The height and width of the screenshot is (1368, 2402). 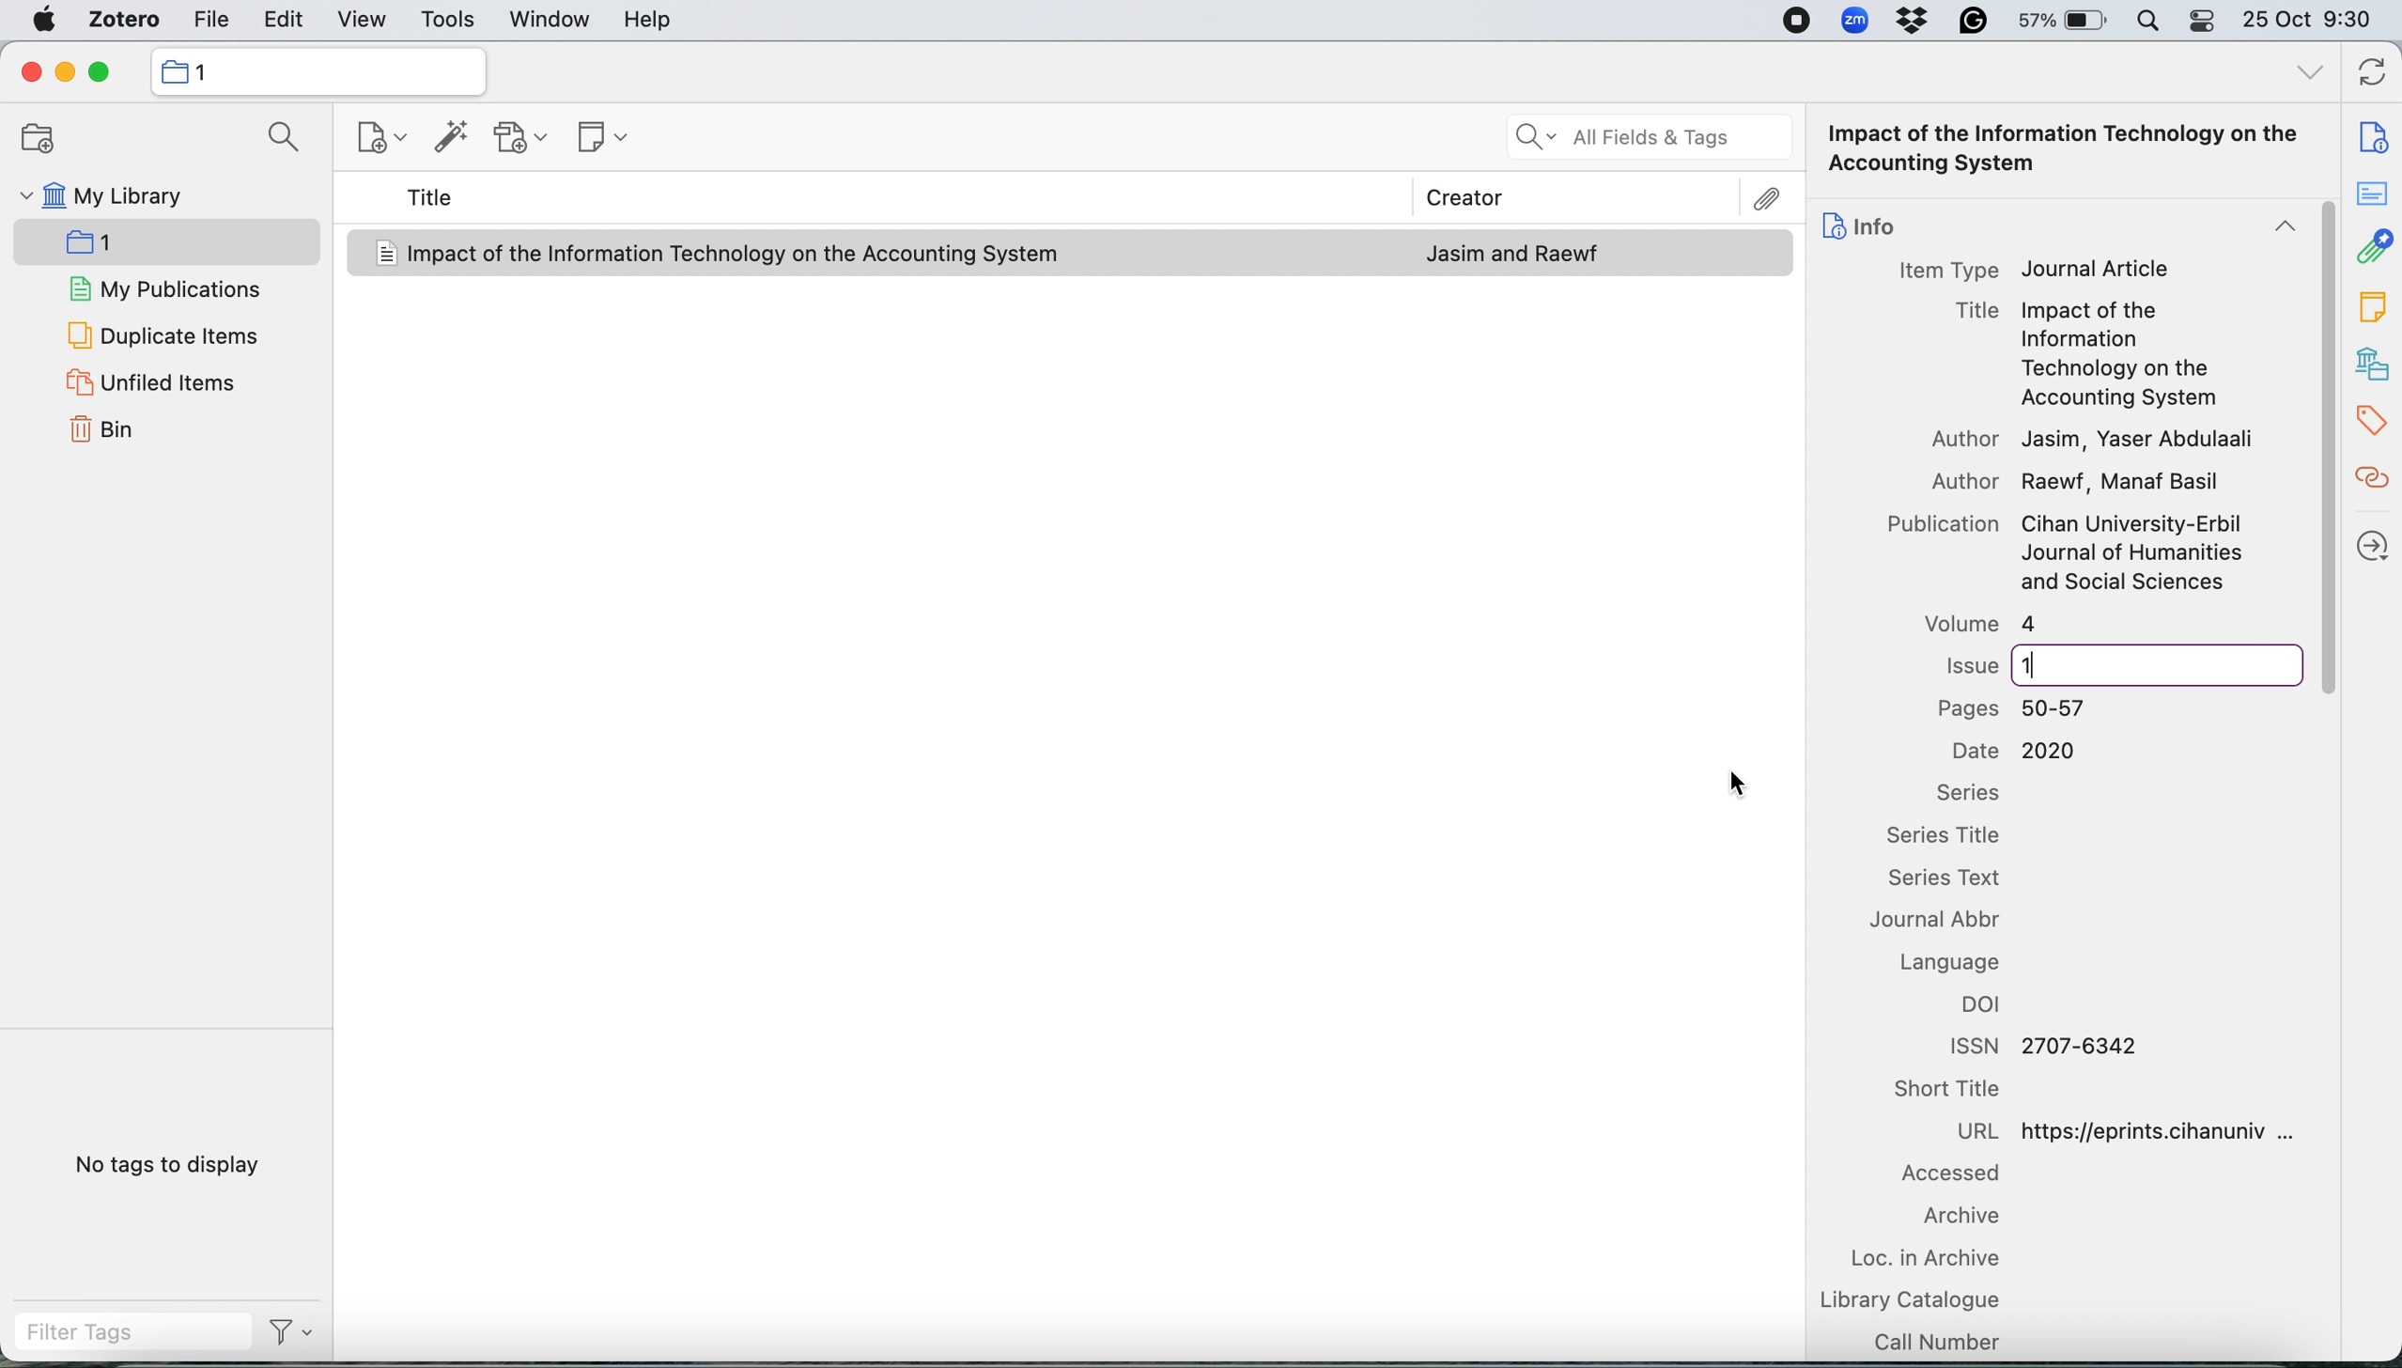 I want to click on pages 50-57, so click(x=2022, y=708).